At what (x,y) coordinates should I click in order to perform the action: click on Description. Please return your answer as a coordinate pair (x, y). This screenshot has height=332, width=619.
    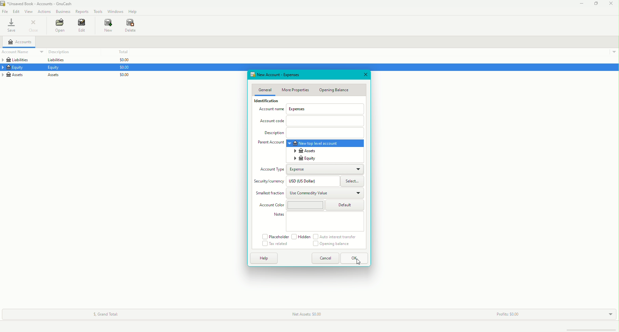
    Looking at the image, I should click on (272, 132).